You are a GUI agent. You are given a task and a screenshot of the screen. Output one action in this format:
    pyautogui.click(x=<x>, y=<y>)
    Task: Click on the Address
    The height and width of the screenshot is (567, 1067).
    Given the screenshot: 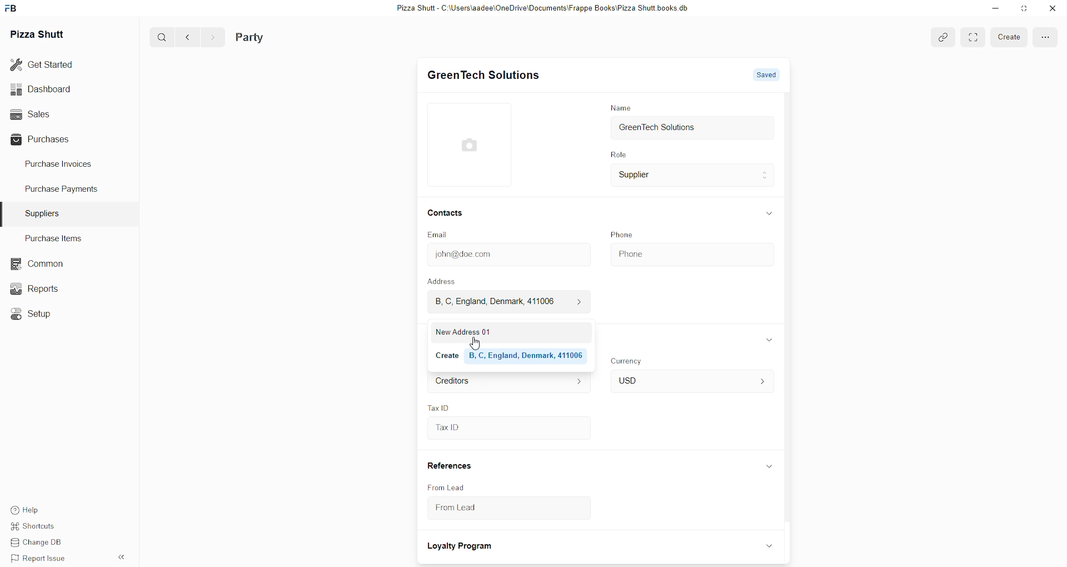 What is the action you would take?
    pyautogui.click(x=449, y=281)
    